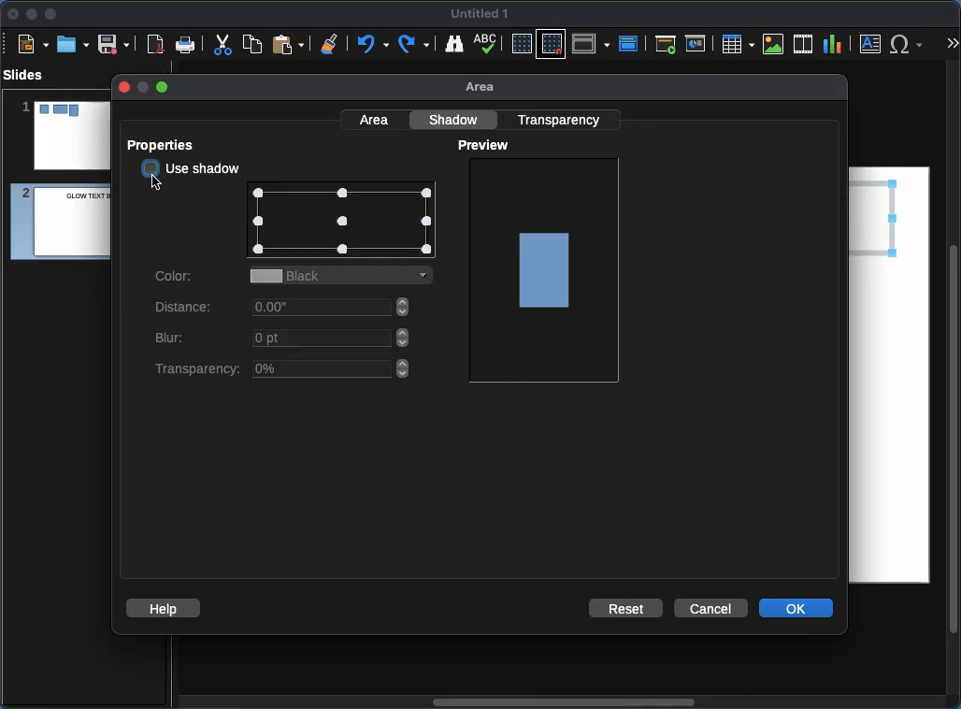 The width and height of the screenshot is (961, 709). I want to click on Help, so click(164, 607).